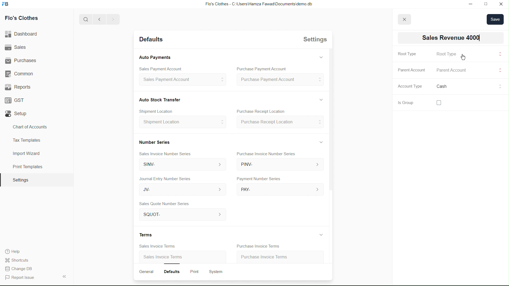 The height and width of the screenshot is (286, 509). What do you see at coordinates (405, 19) in the screenshot?
I see `close` at bounding box center [405, 19].